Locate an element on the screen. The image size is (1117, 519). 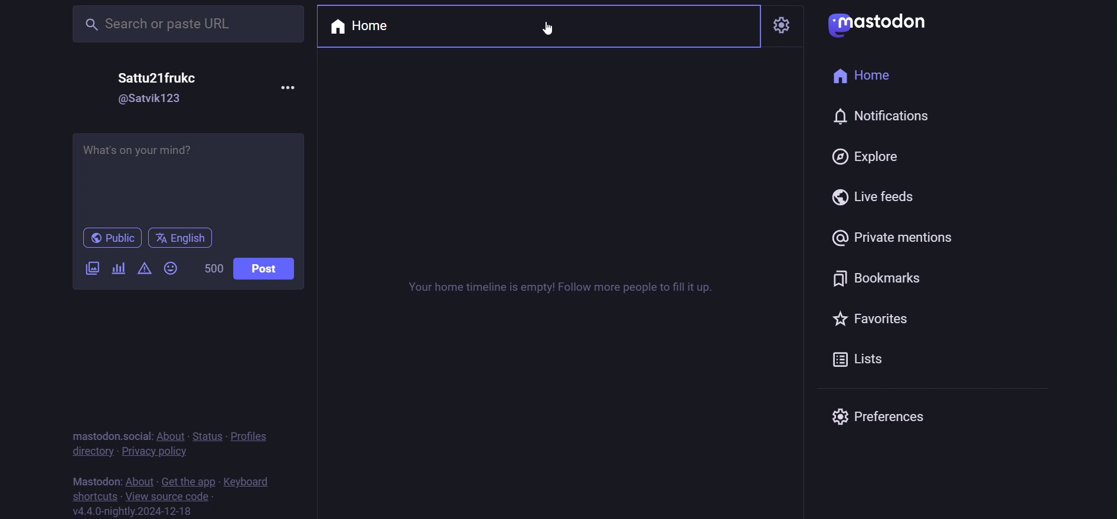
keyboard is located at coordinates (249, 481).